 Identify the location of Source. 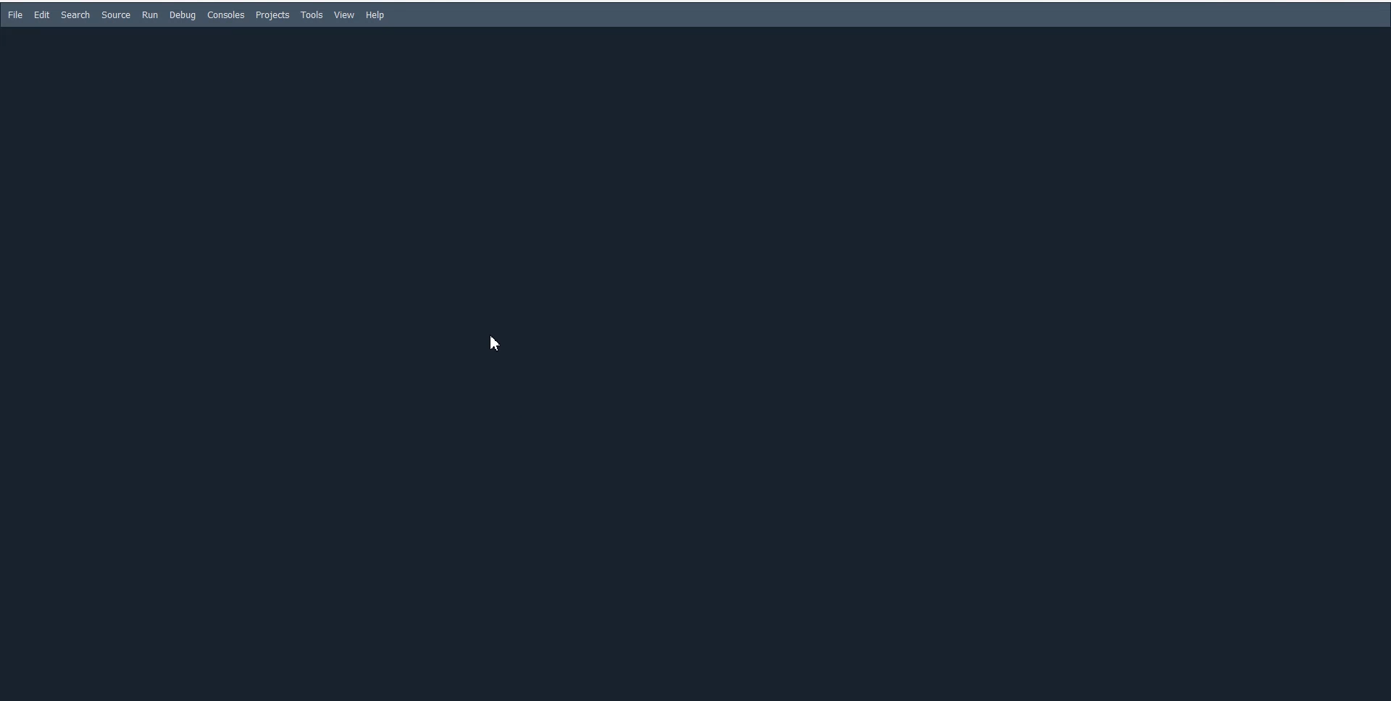
(115, 15).